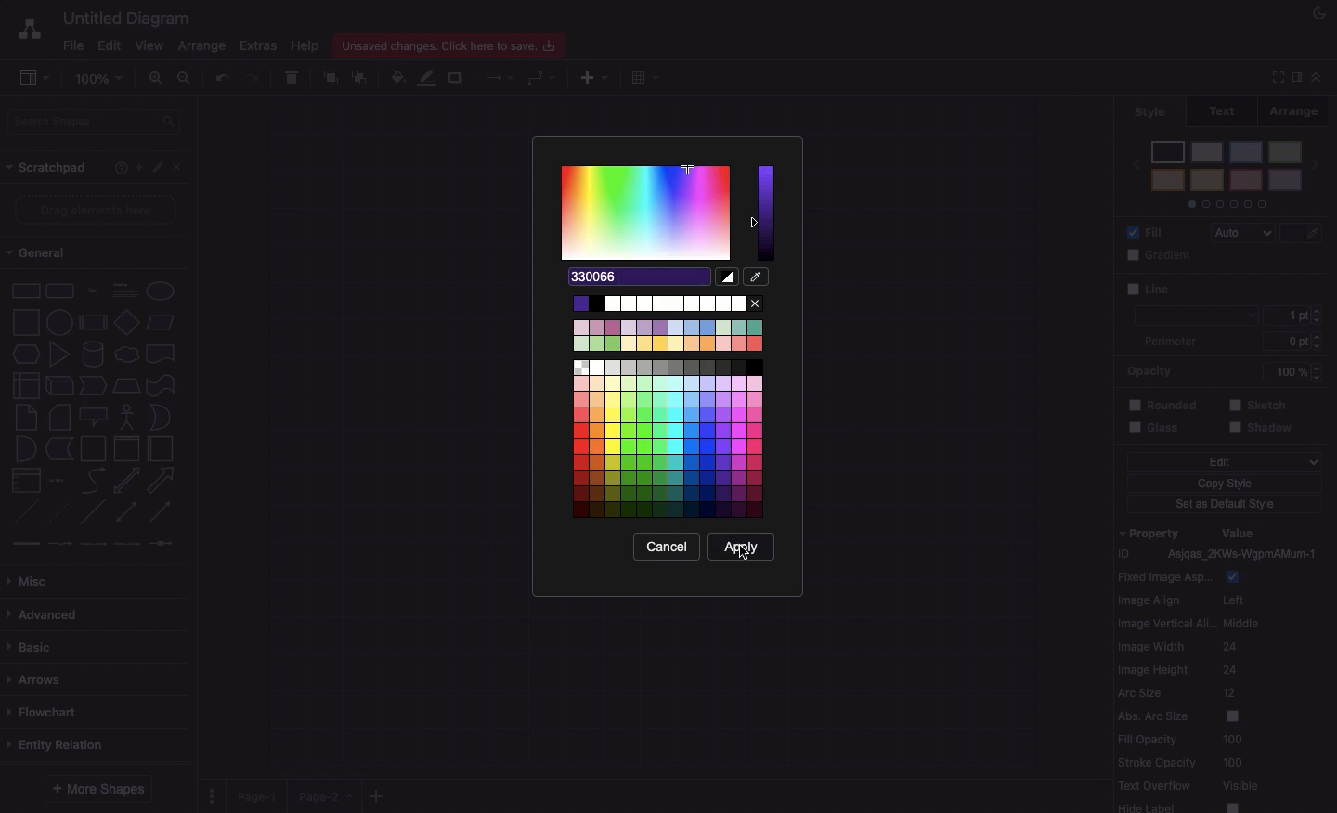 The image size is (1337, 813). I want to click on Options, so click(212, 790).